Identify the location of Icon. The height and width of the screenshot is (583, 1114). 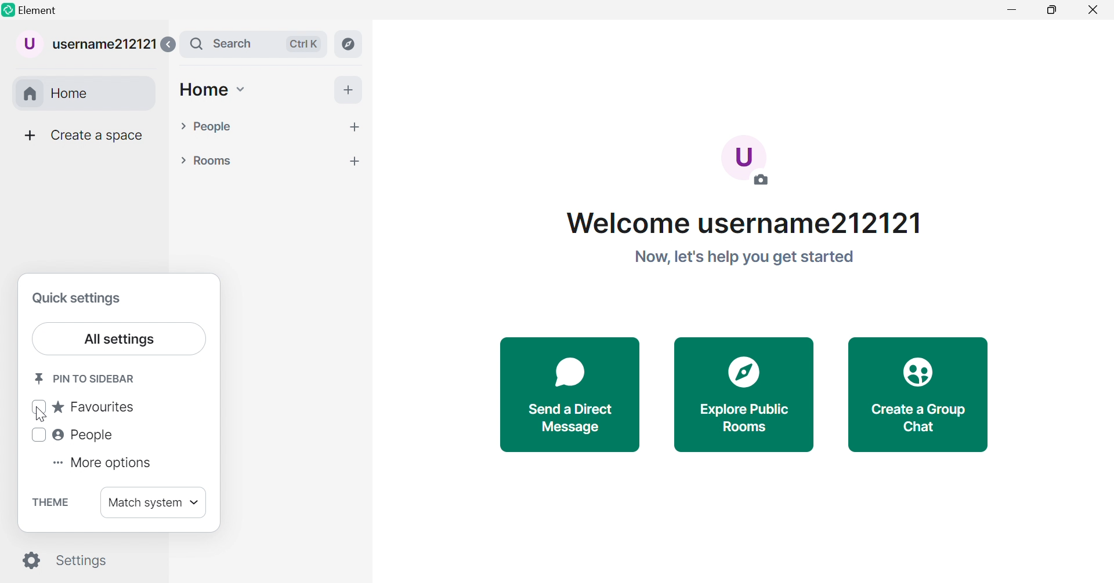
(746, 370).